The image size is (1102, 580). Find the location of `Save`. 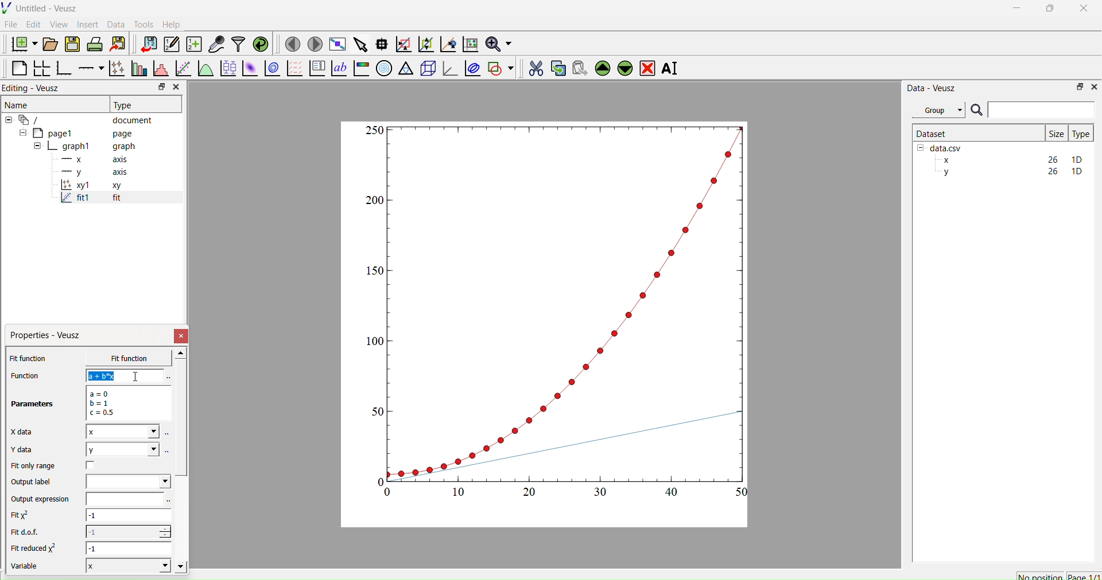

Save is located at coordinates (72, 43).